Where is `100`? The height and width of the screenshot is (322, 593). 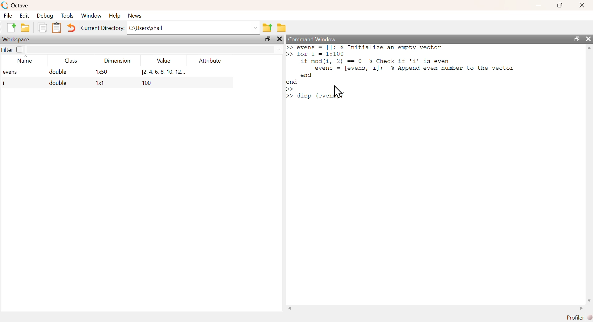 100 is located at coordinates (148, 83).